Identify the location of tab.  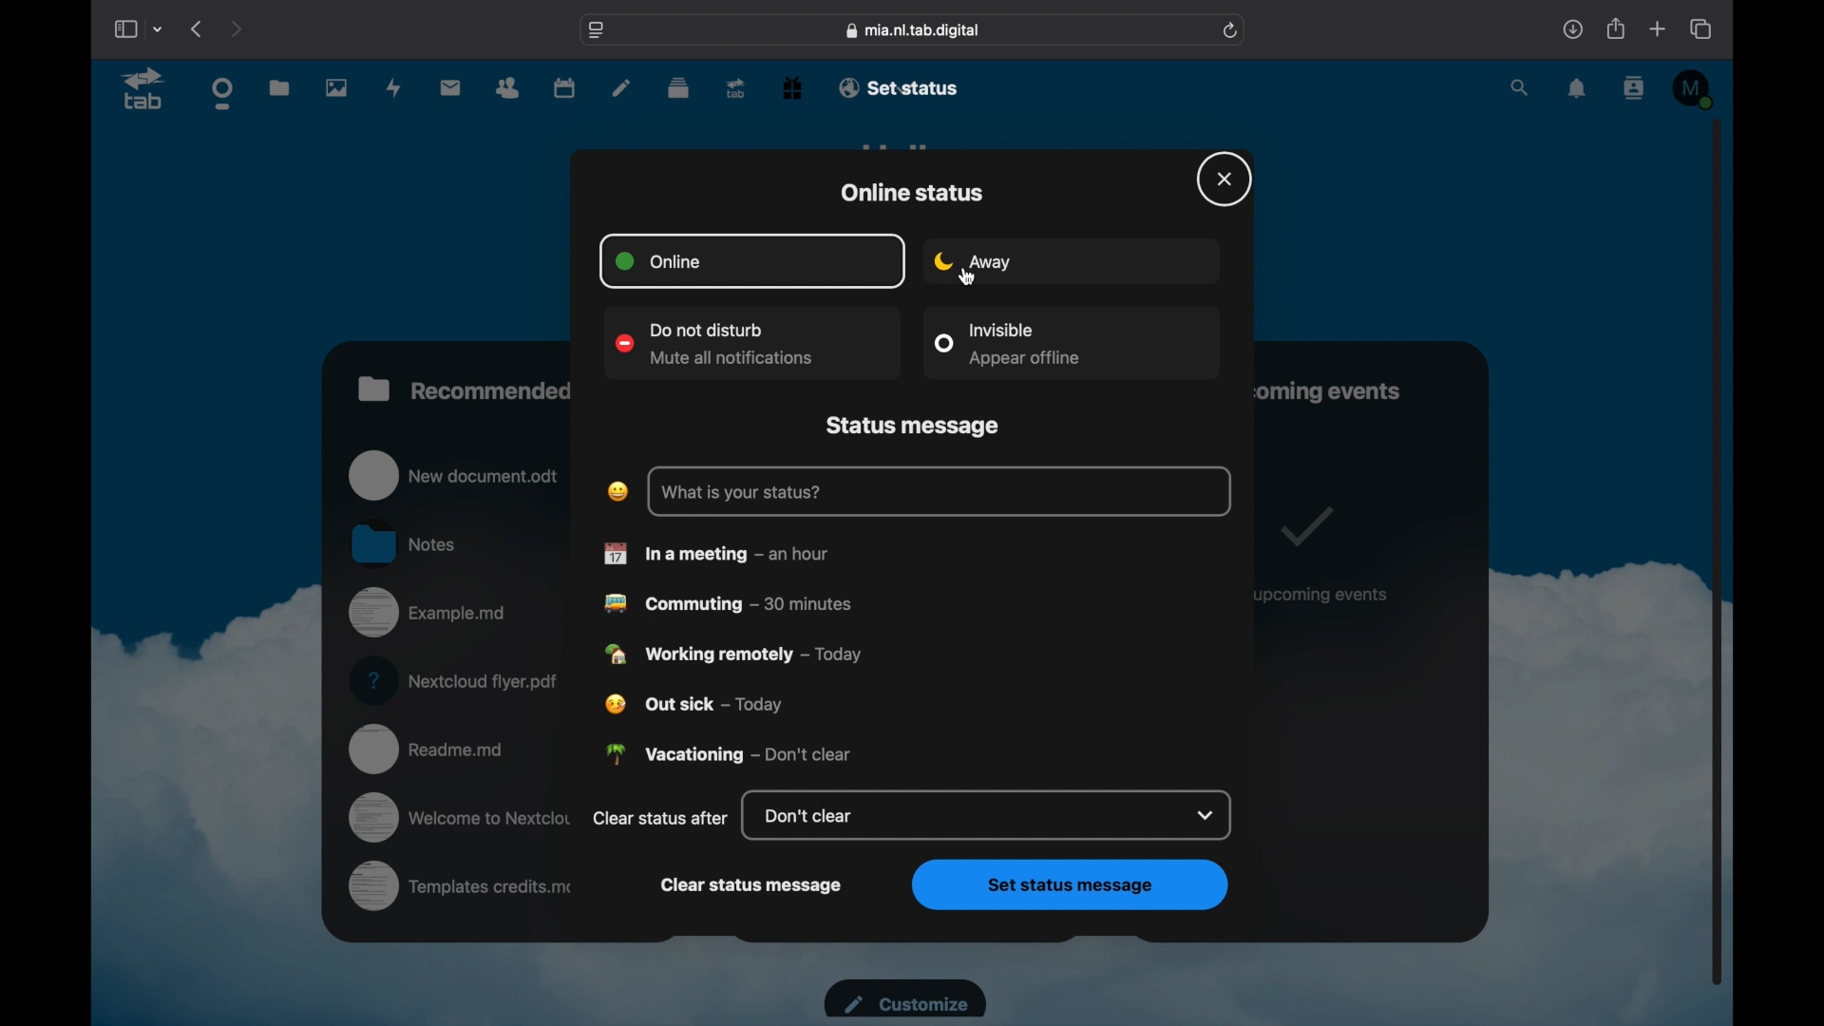
(737, 87).